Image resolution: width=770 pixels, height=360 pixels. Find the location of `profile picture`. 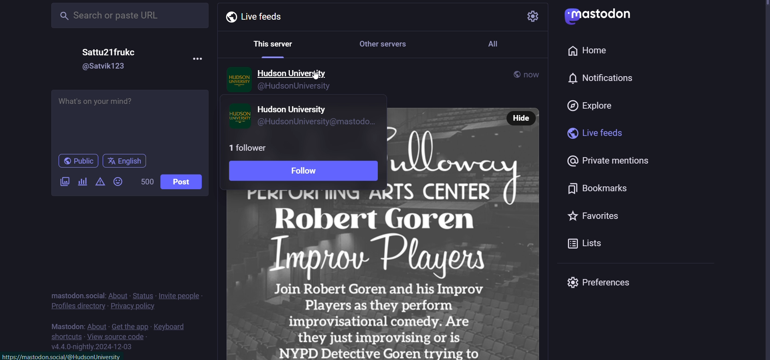

profile picture is located at coordinates (238, 117).